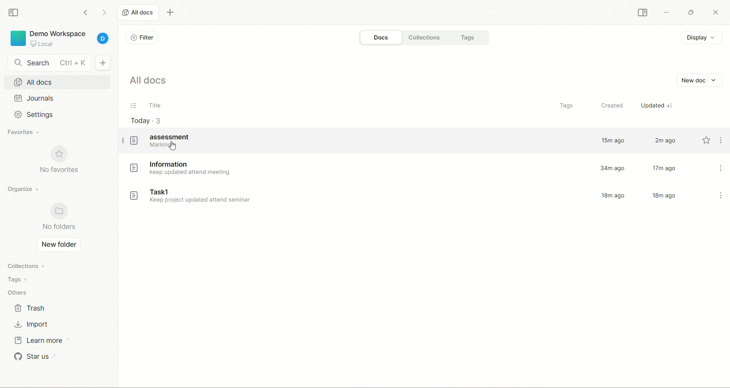 The image size is (730, 388). I want to click on go forward, so click(105, 12).